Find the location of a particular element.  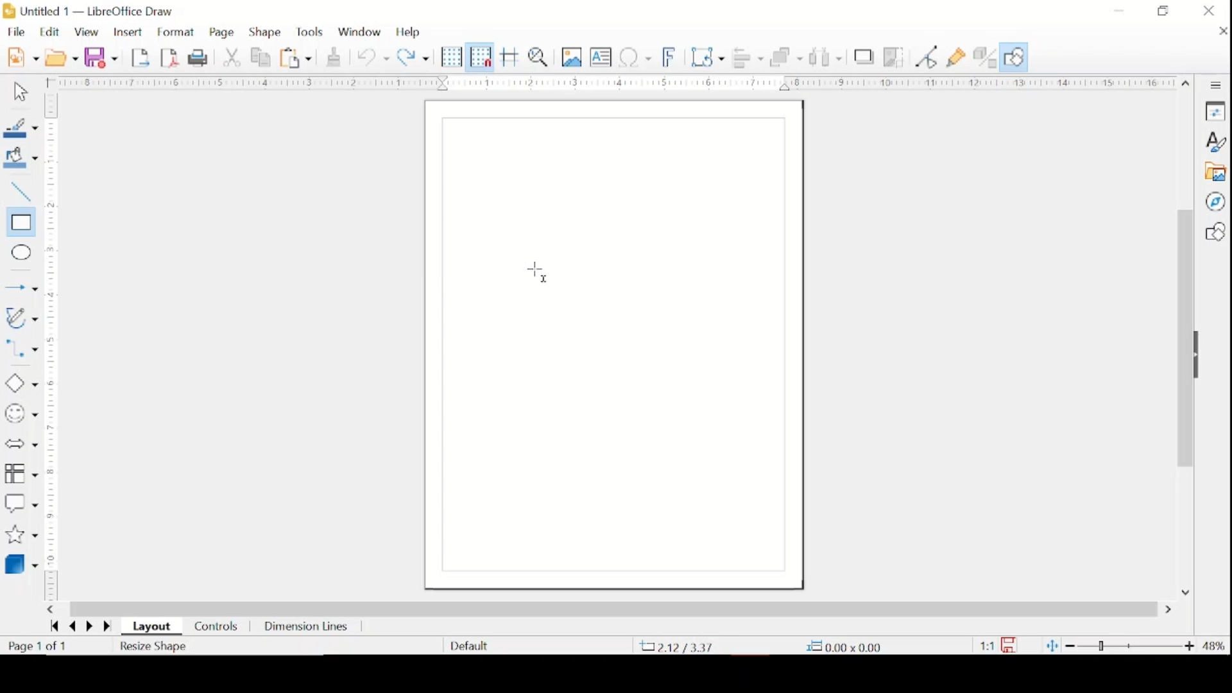

show draw functions is located at coordinates (957, 58).